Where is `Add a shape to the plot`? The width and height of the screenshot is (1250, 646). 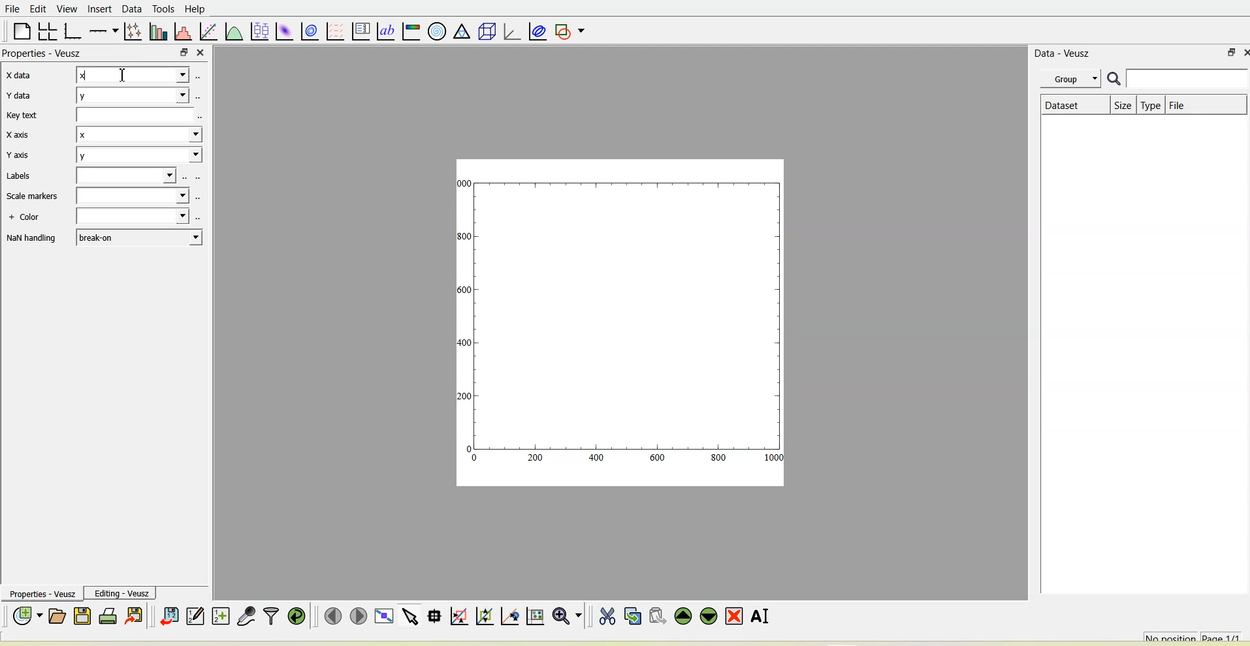
Add a shape to the plot is located at coordinates (568, 30).